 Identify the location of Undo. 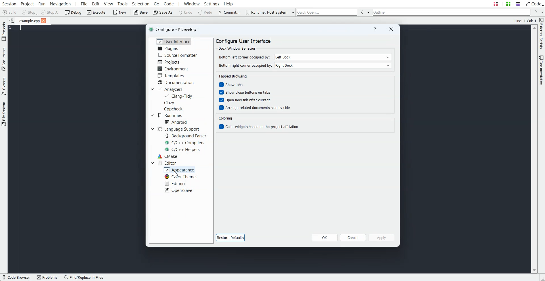
(185, 12).